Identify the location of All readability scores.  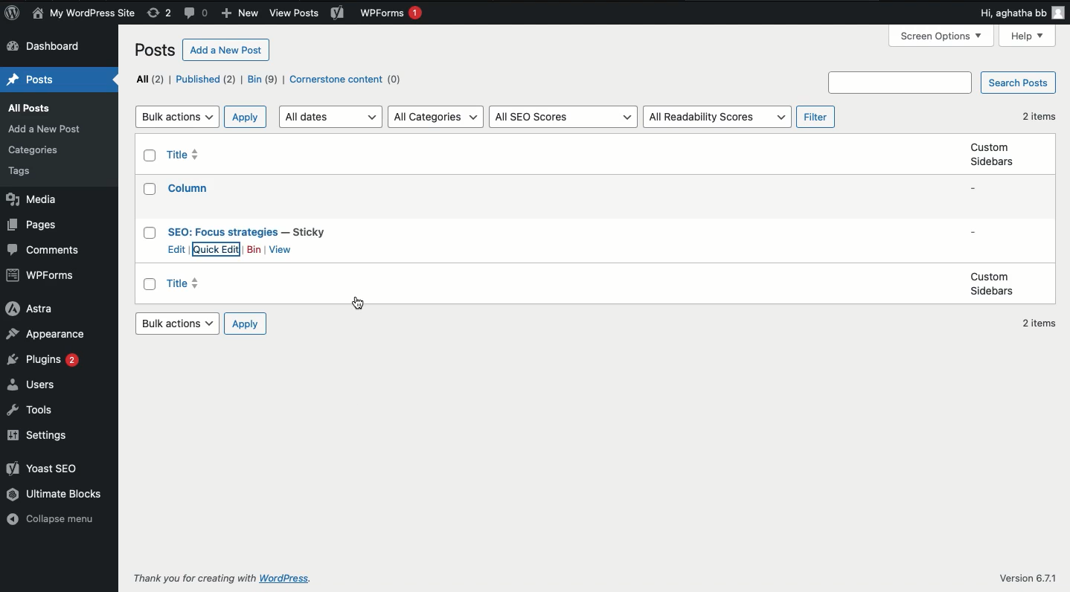
(717, 118).